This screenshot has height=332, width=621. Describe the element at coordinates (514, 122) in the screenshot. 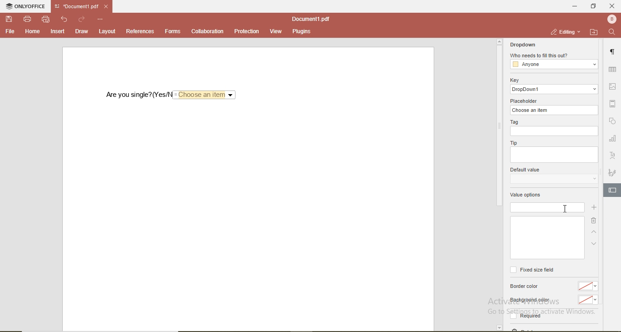

I see `tag` at that location.